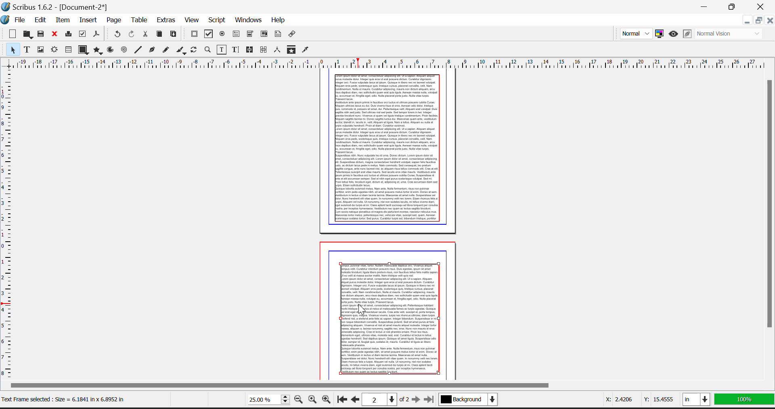 The image size is (775, 409). What do you see at coordinates (250, 49) in the screenshot?
I see `Link Text Frames` at bounding box center [250, 49].